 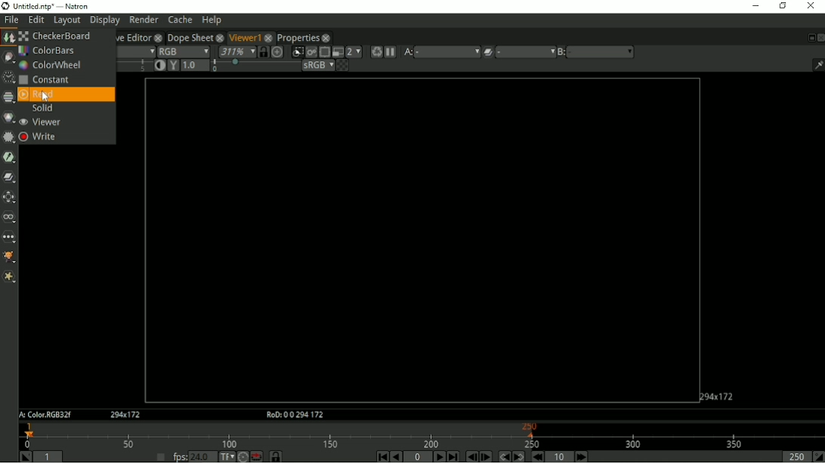 What do you see at coordinates (9, 158) in the screenshot?
I see `Keyer` at bounding box center [9, 158].